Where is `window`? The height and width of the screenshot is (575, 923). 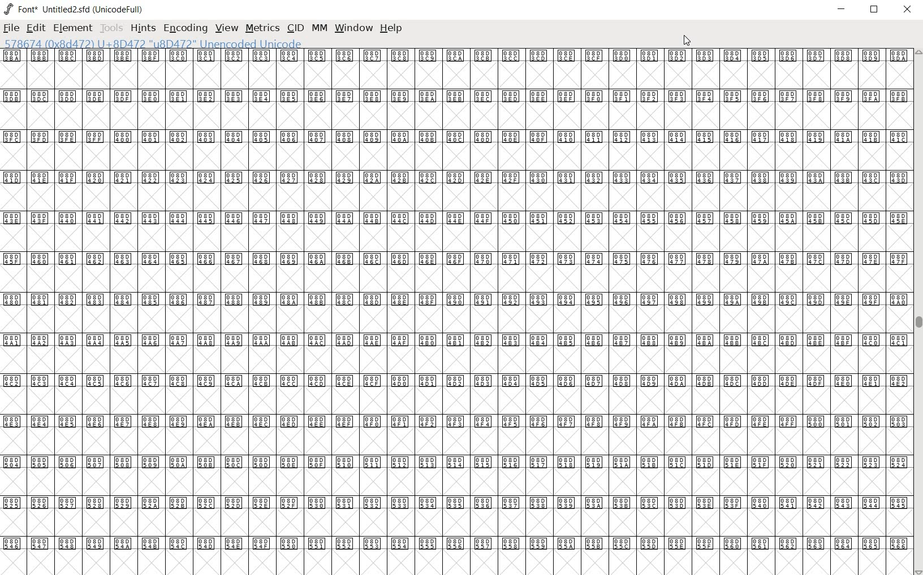
window is located at coordinates (355, 29).